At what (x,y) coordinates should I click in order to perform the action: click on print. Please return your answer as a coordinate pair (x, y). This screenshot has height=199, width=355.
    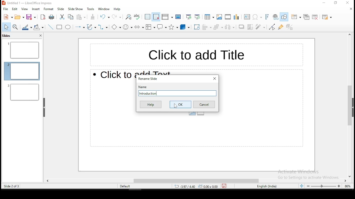
    Looking at the image, I should click on (51, 17).